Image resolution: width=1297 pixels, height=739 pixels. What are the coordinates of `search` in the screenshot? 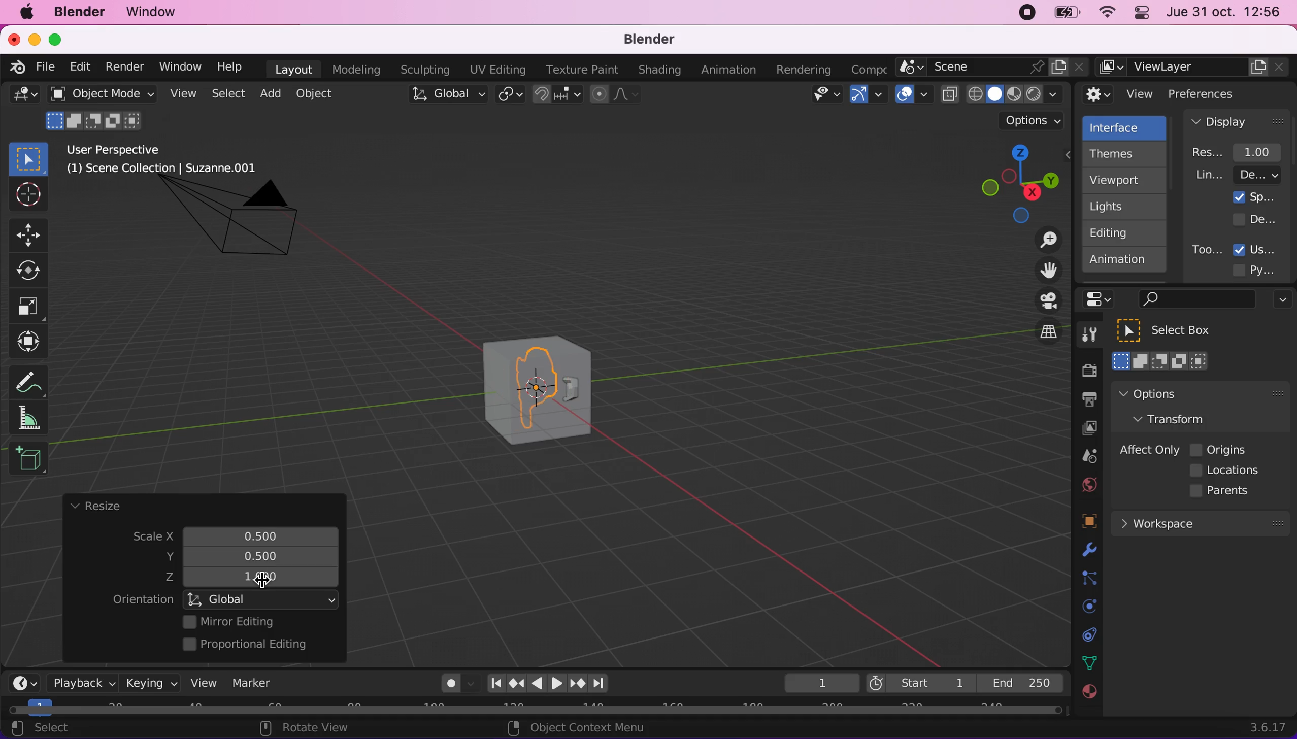 It's located at (1195, 300).